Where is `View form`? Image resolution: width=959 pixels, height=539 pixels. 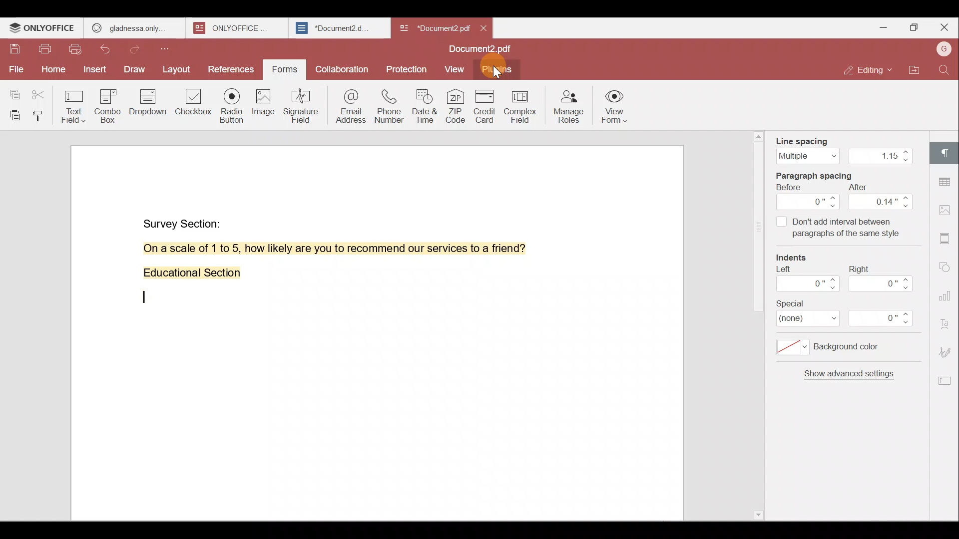
View form is located at coordinates (614, 108).